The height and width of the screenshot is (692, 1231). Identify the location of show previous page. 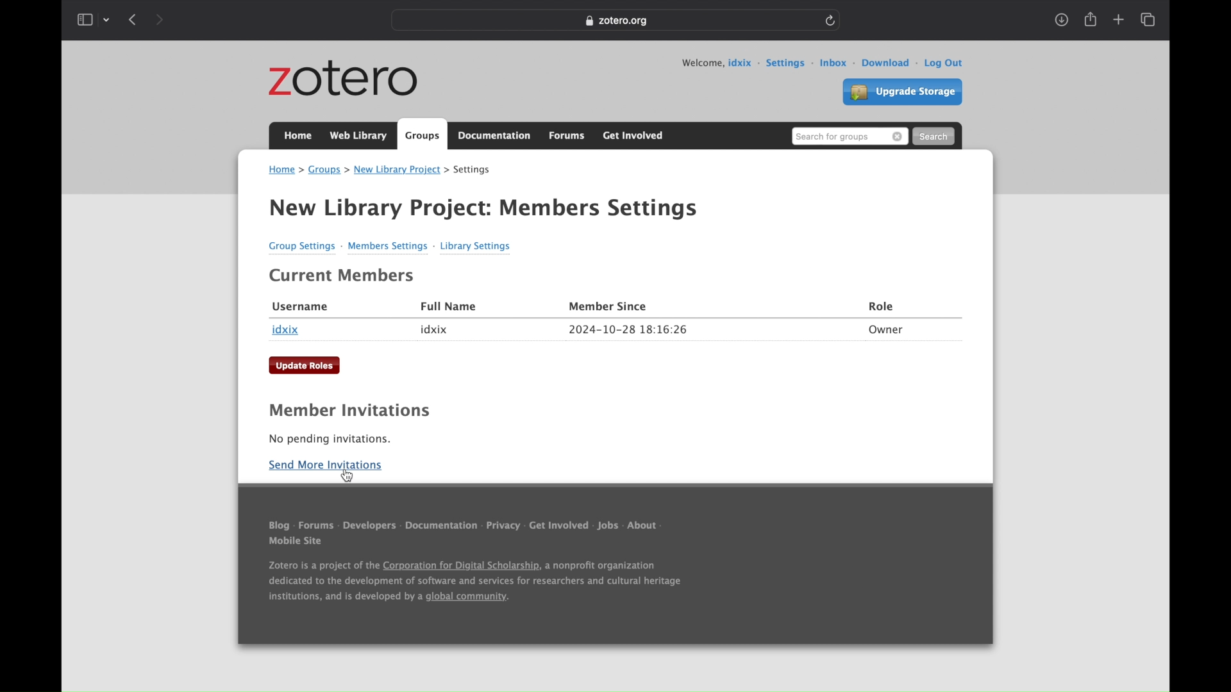
(134, 20).